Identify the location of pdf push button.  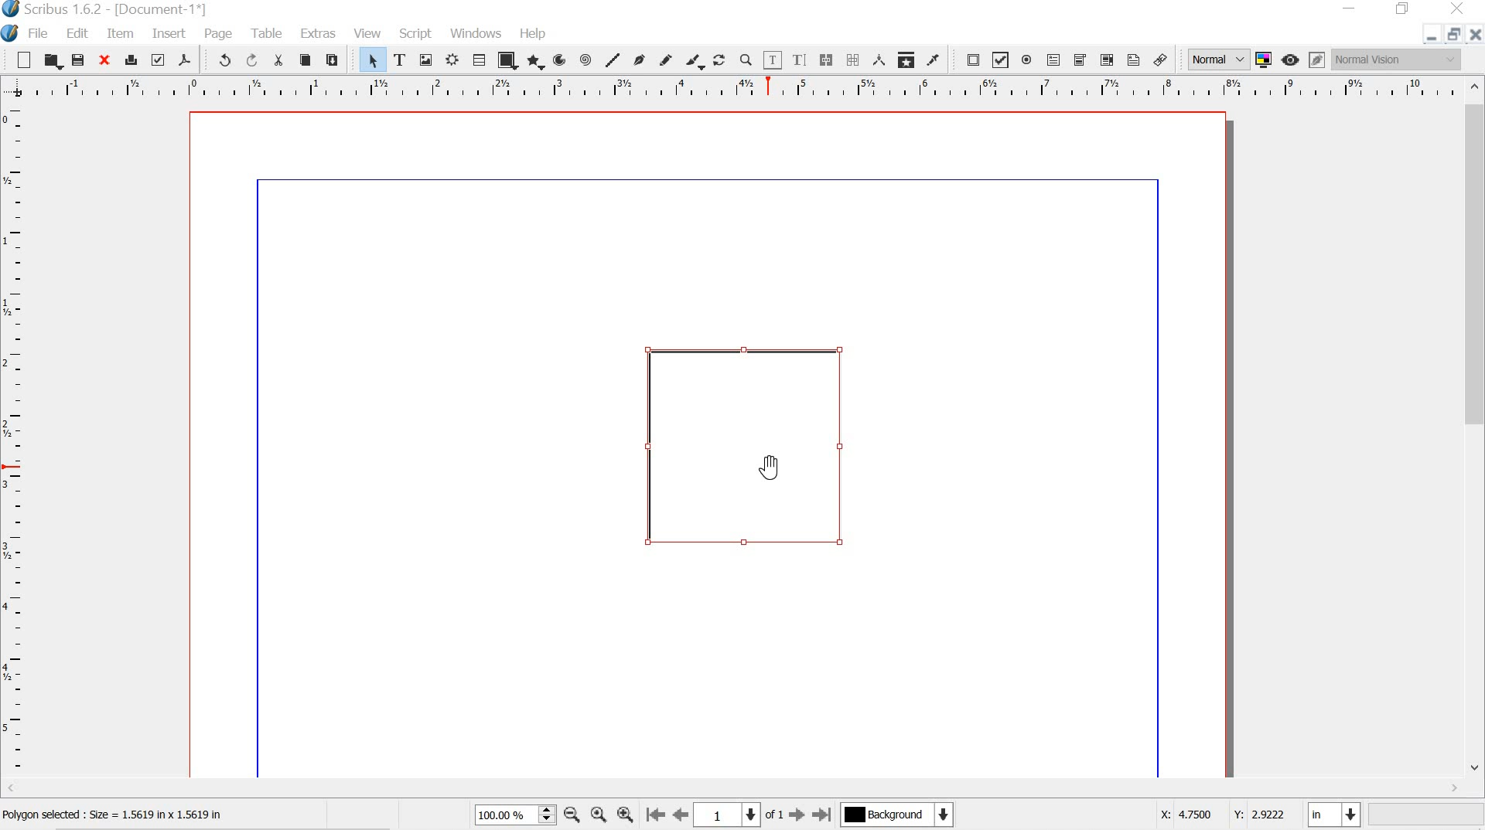
(971, 59).